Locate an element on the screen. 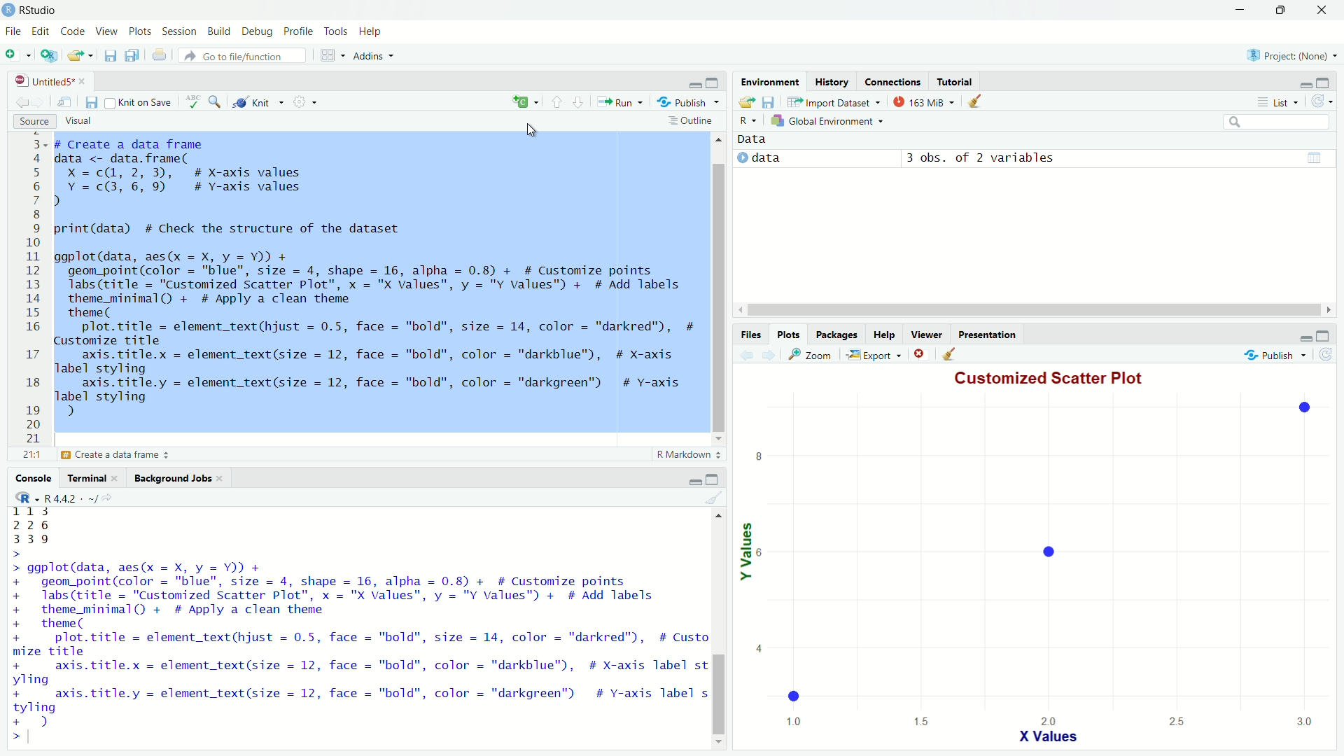  >  is located at coordinates (15, 736).